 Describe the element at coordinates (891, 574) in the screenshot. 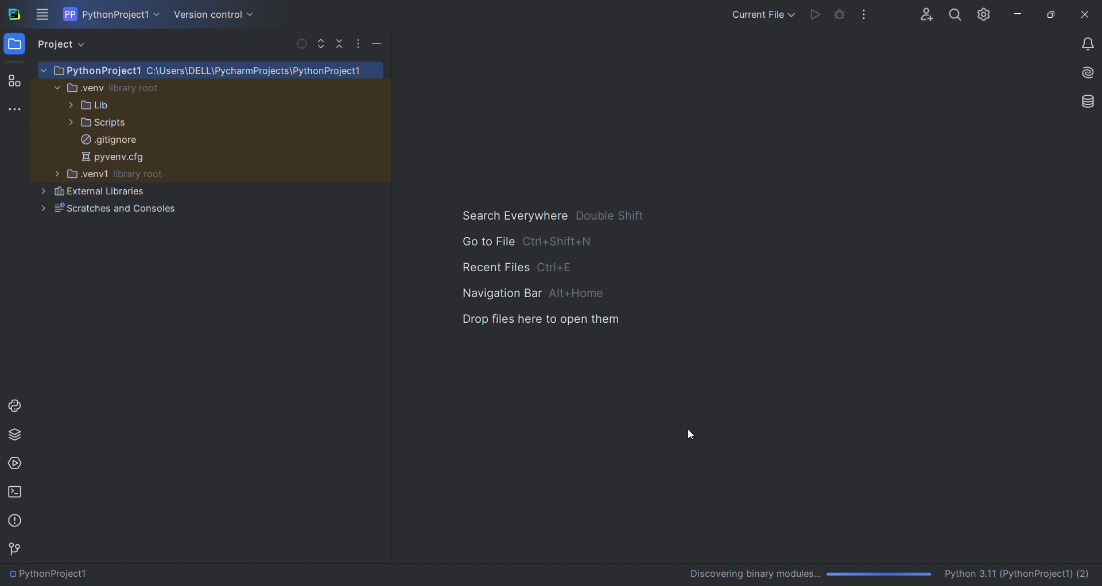

I see `interpreter` at that location.